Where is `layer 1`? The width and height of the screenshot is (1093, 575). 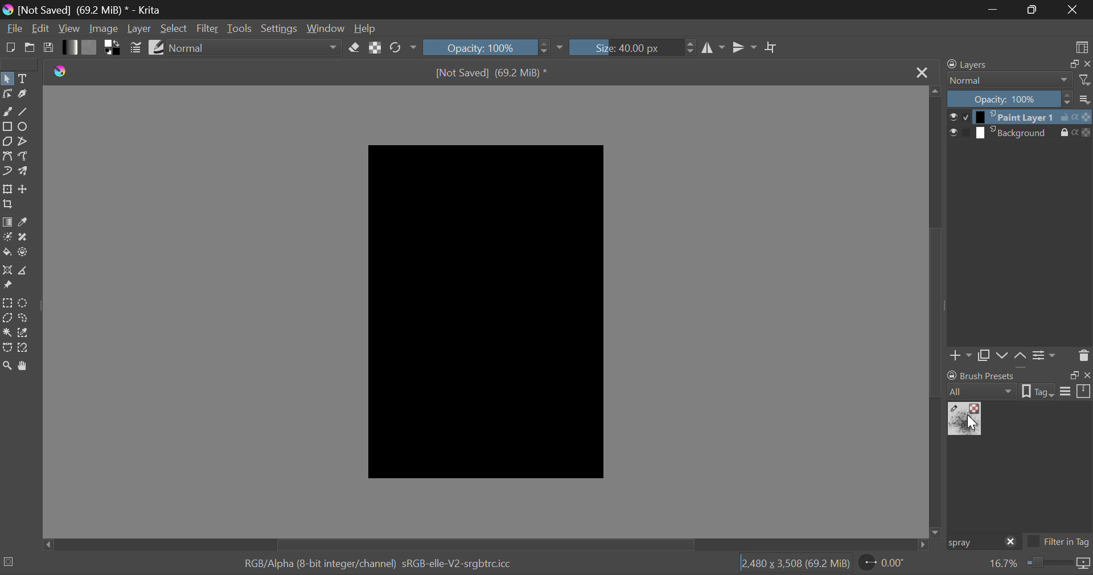 layer 1 is located at coordinates (1016, 118).